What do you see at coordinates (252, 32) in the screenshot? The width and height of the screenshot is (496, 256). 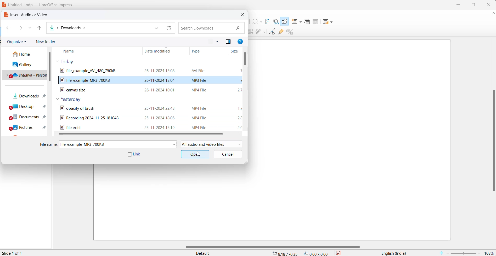 I see `crop image` at bounding box center [252, 32].